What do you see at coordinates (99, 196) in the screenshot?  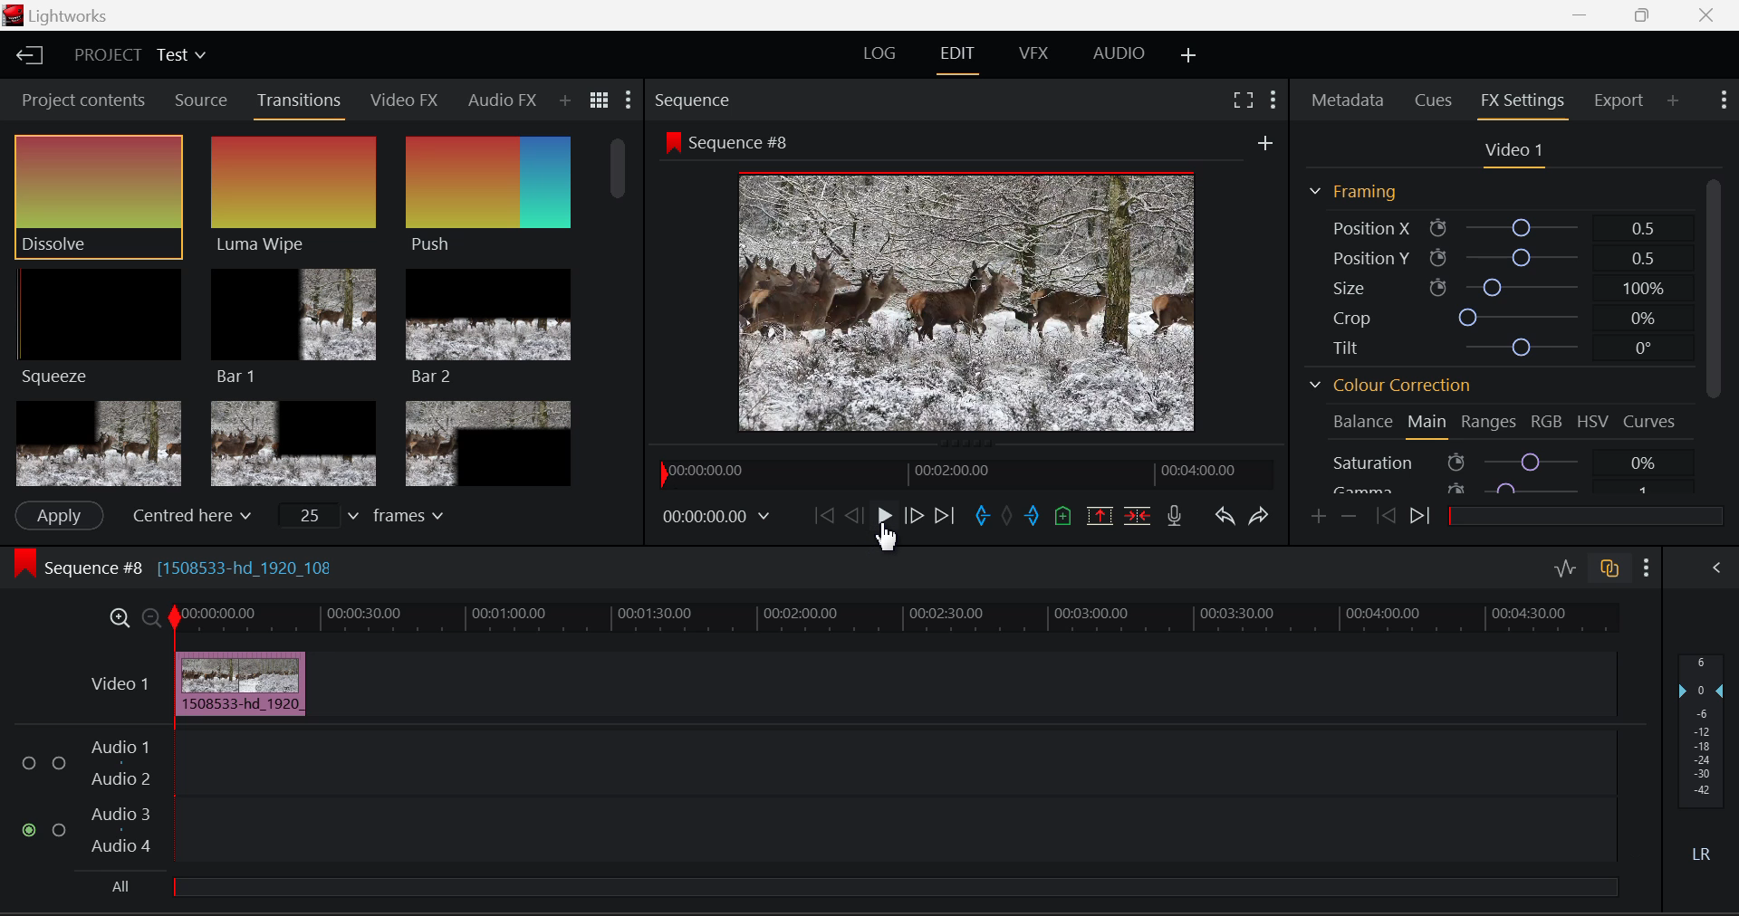 I see `Dissolve` at bounding box center [99, 196].